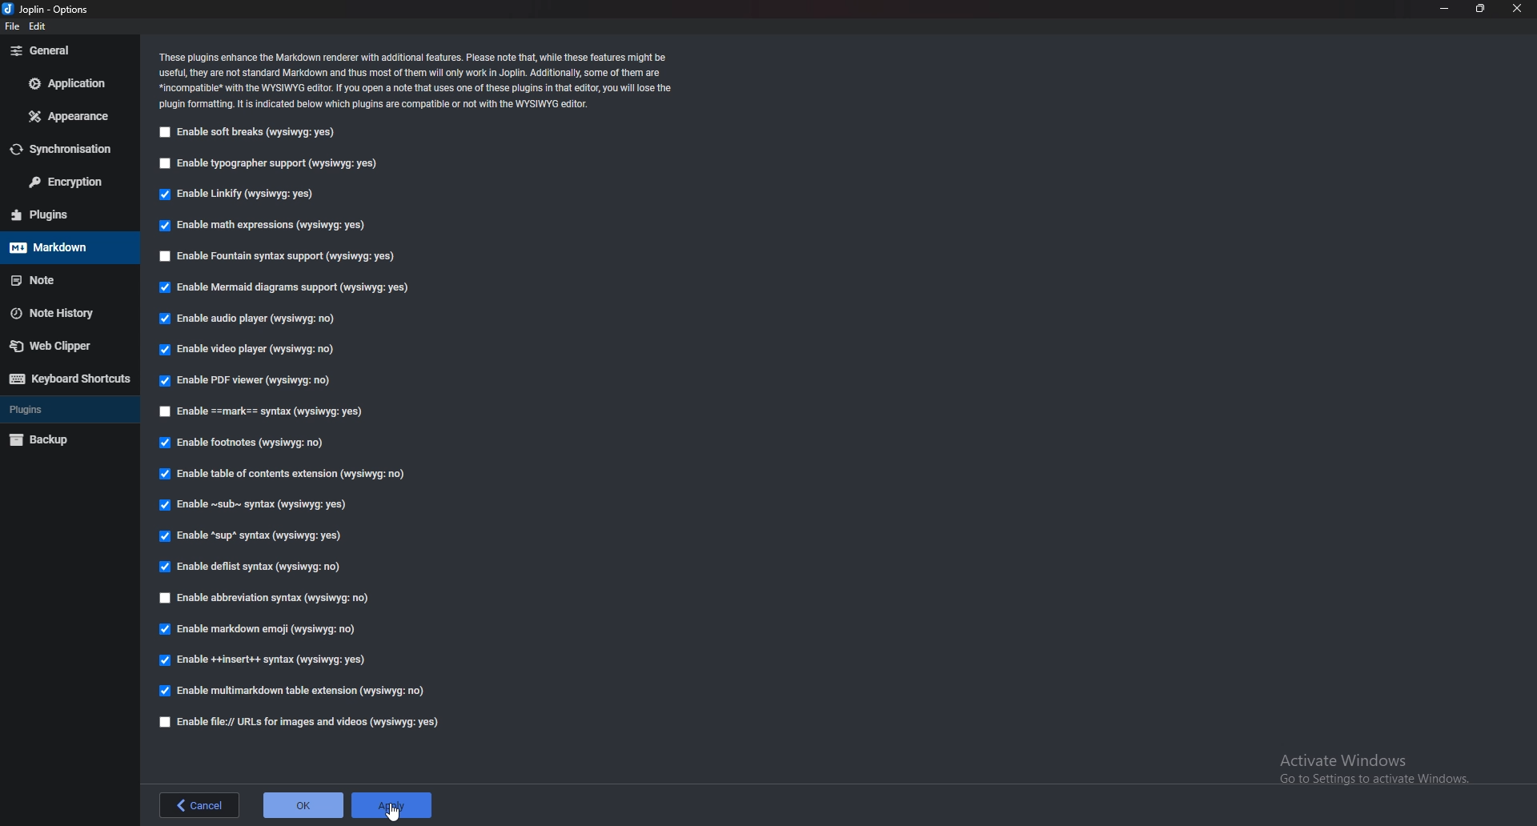 This screenshot has height=826, width=1537. What do you see at coordinates (295, 691) in the screenshot?
I see `enable multi markdown table extension` at bounding box center [295, 691].